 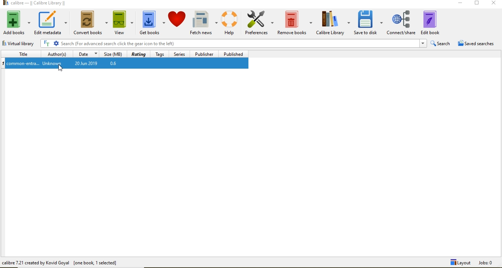 I want to click on title, so click(x=21, y=54).